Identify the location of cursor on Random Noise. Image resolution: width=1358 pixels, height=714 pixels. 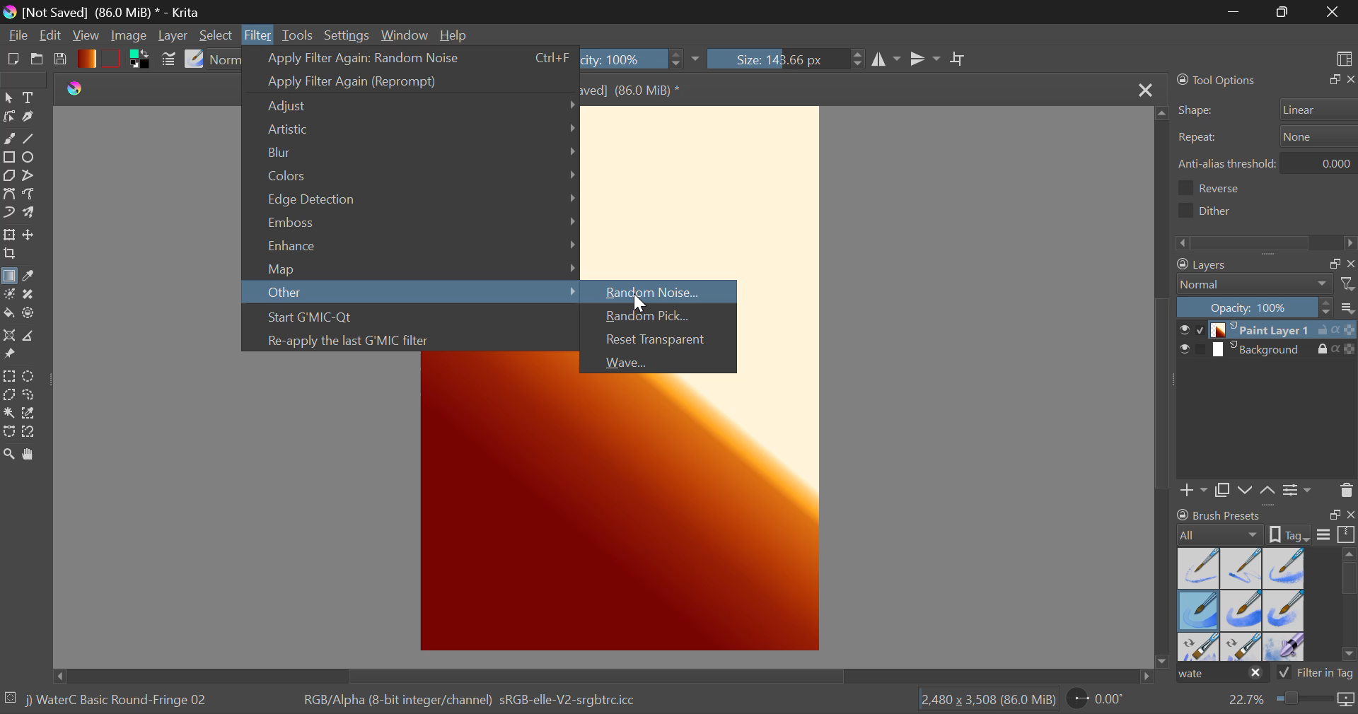
(642, 303).